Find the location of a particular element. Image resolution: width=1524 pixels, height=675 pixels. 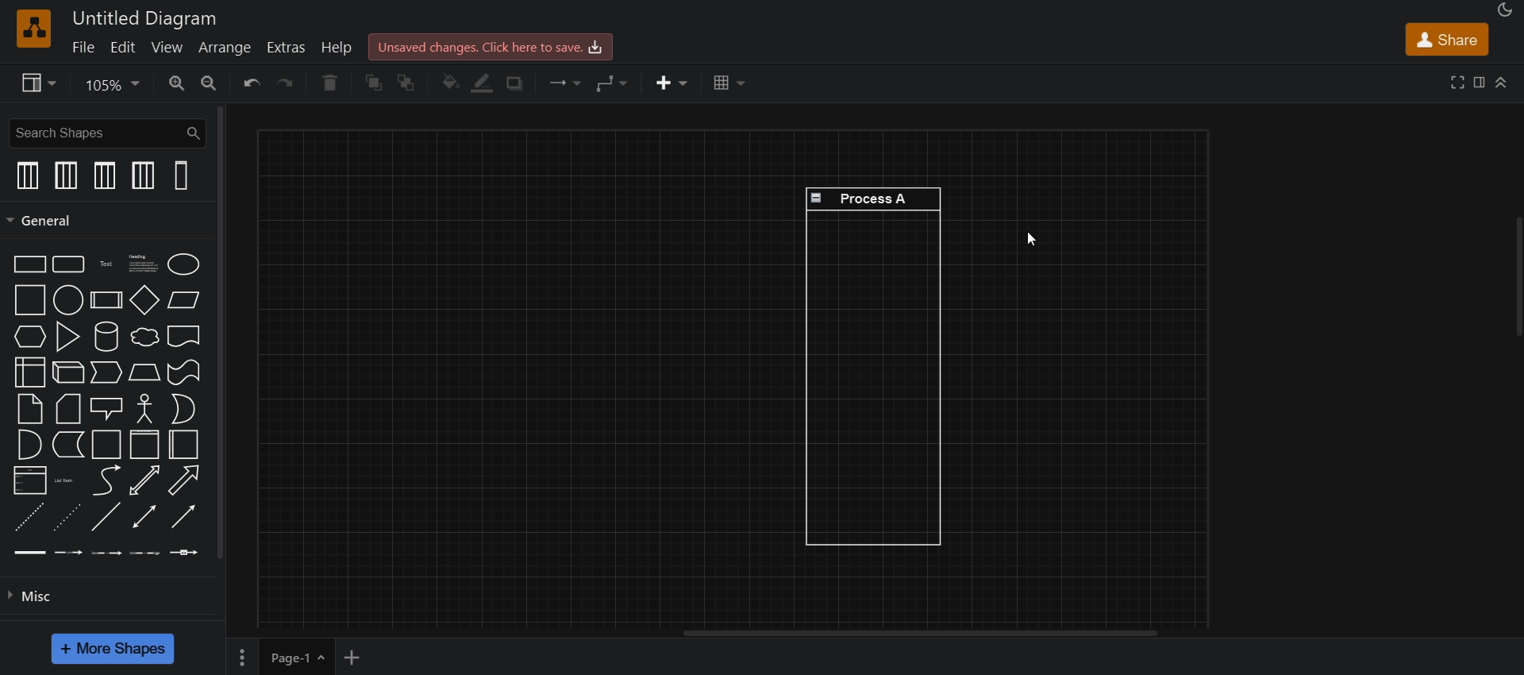

and is located at coordinates (29, 444).